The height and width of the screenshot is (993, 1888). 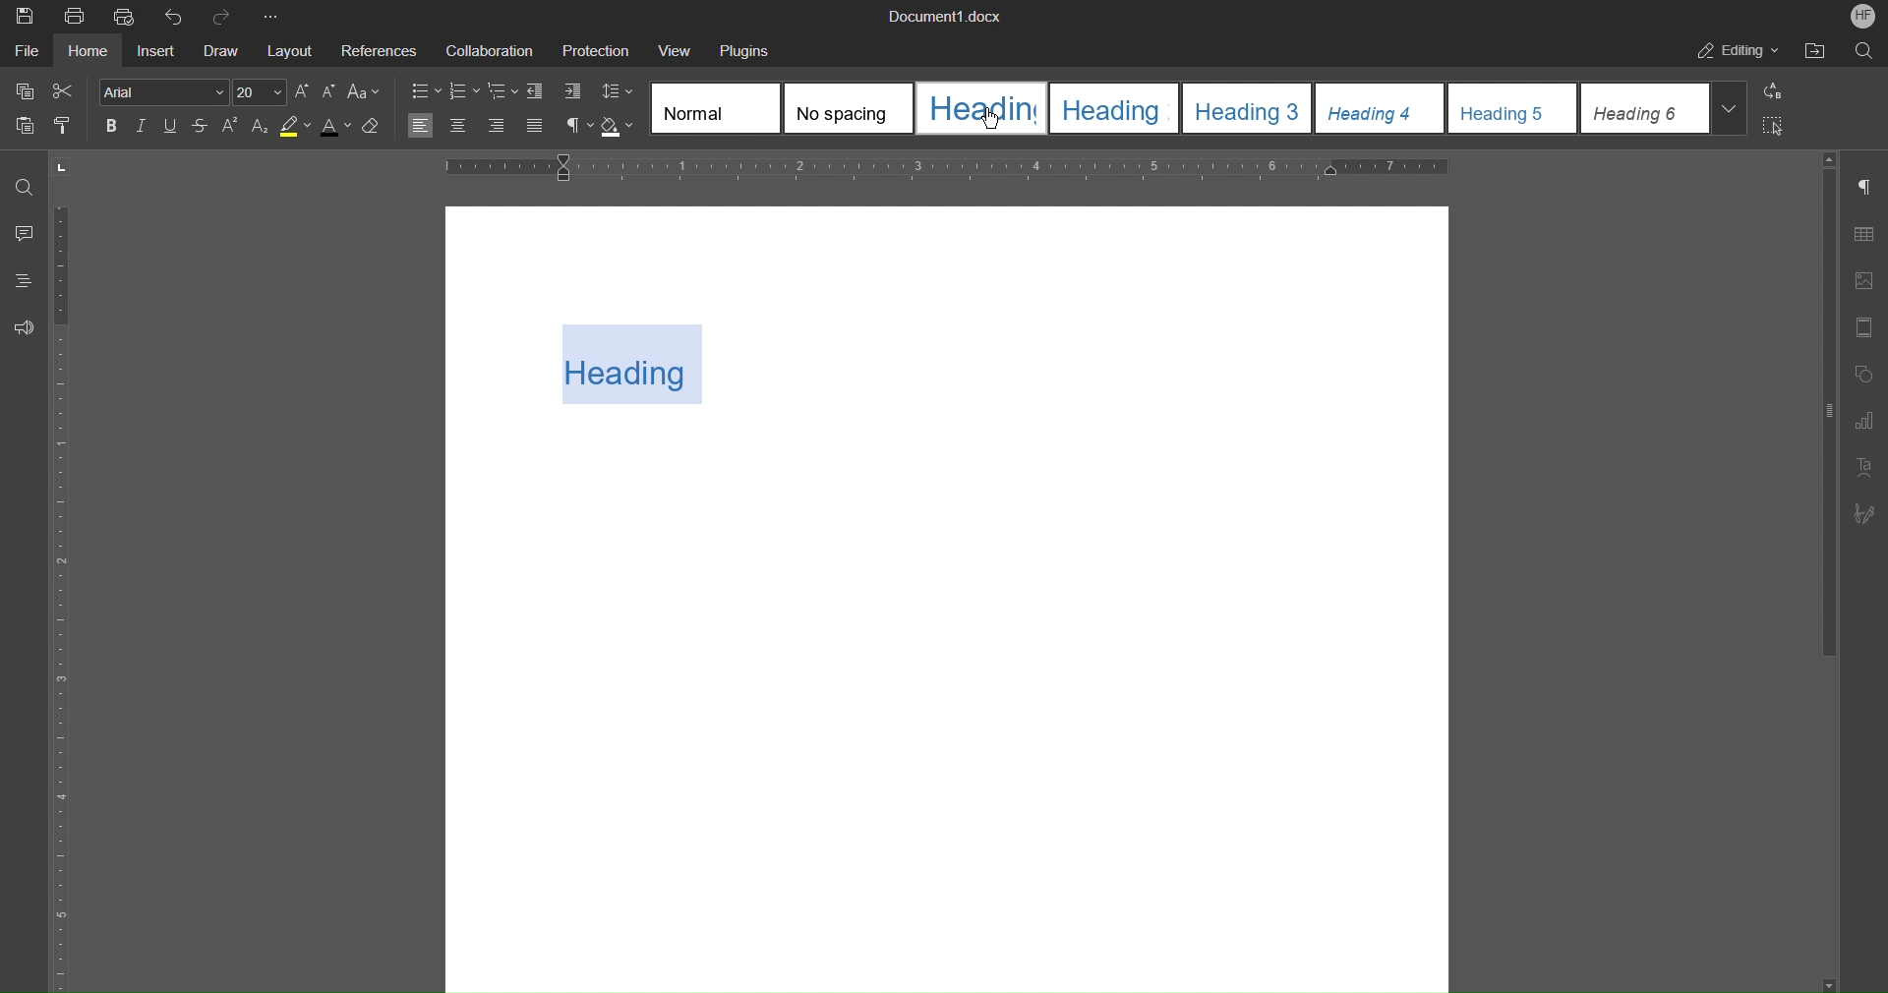 I want to click on More headings, so click(x=1728, y=108).